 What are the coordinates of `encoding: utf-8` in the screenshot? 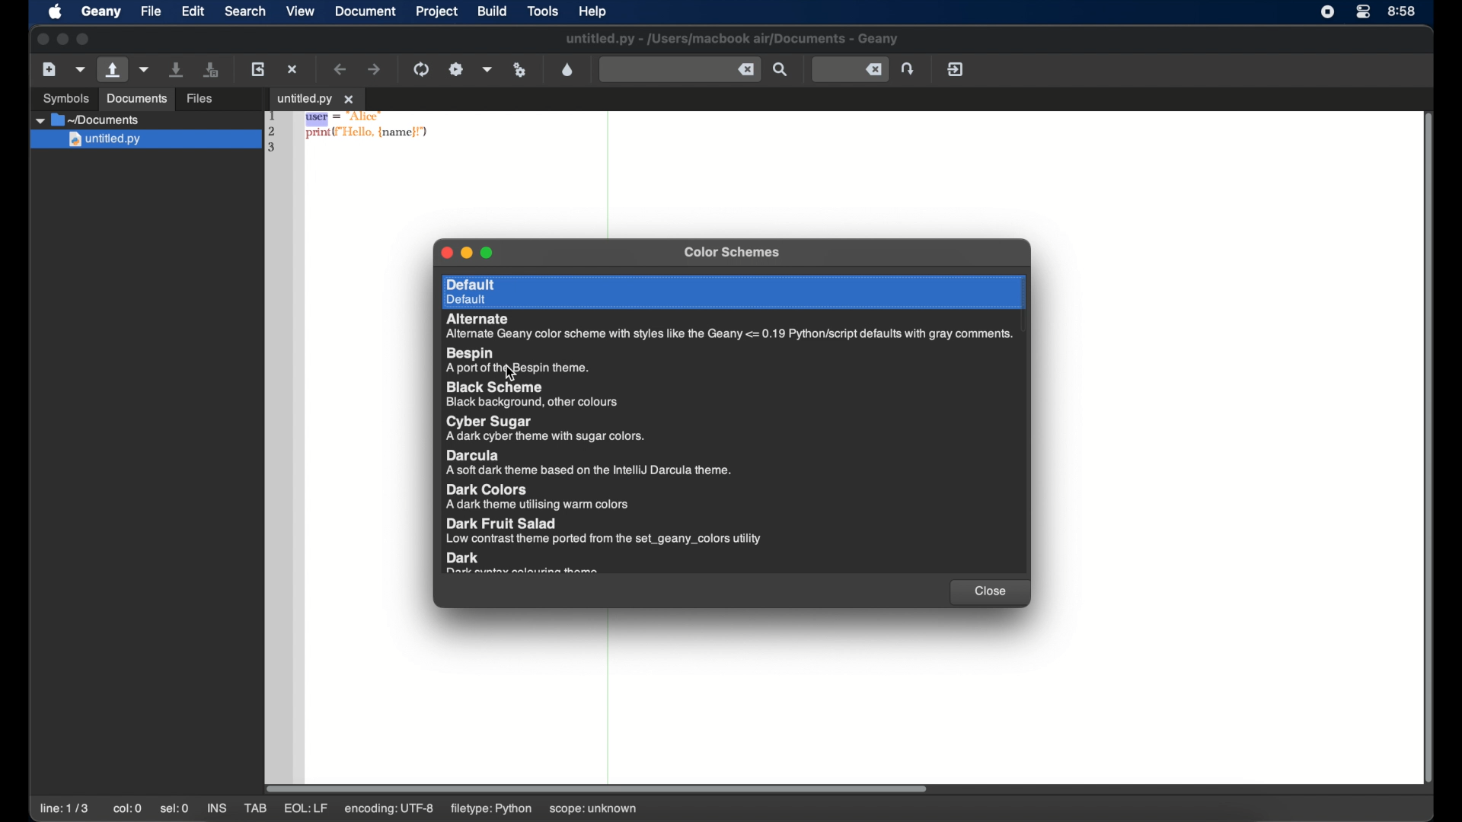 It's located at (388, 809).